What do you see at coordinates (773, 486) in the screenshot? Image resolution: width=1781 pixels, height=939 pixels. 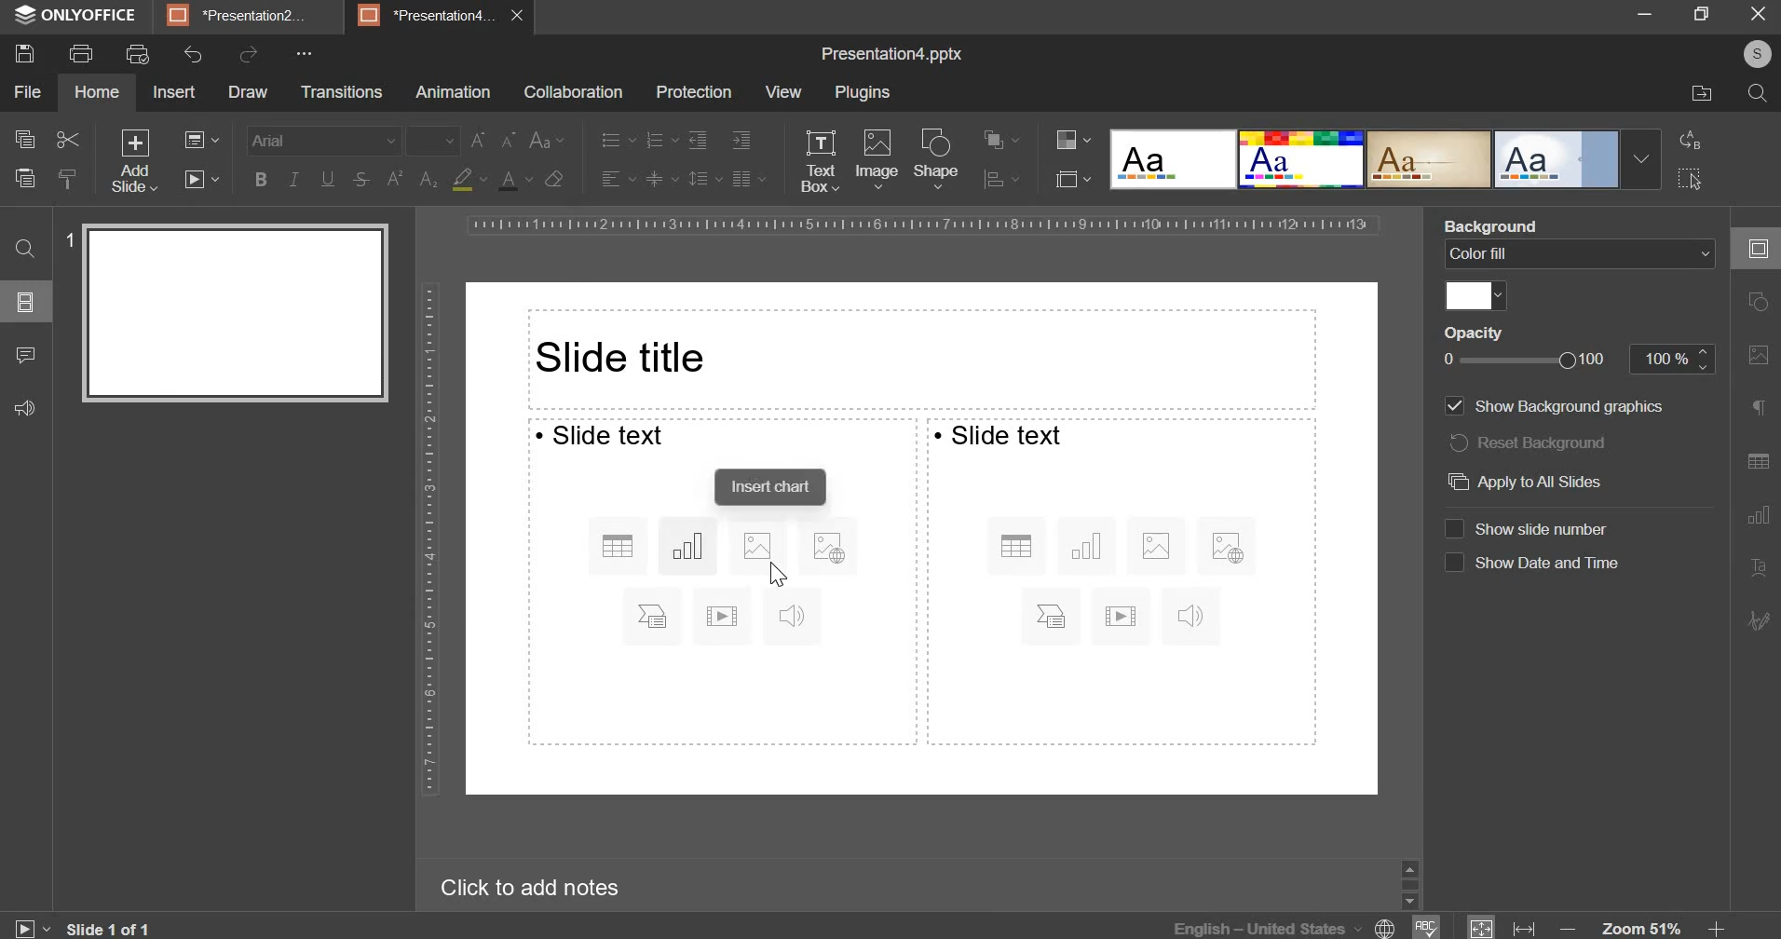 I see `insert chart` at bounding box center [773, 486].